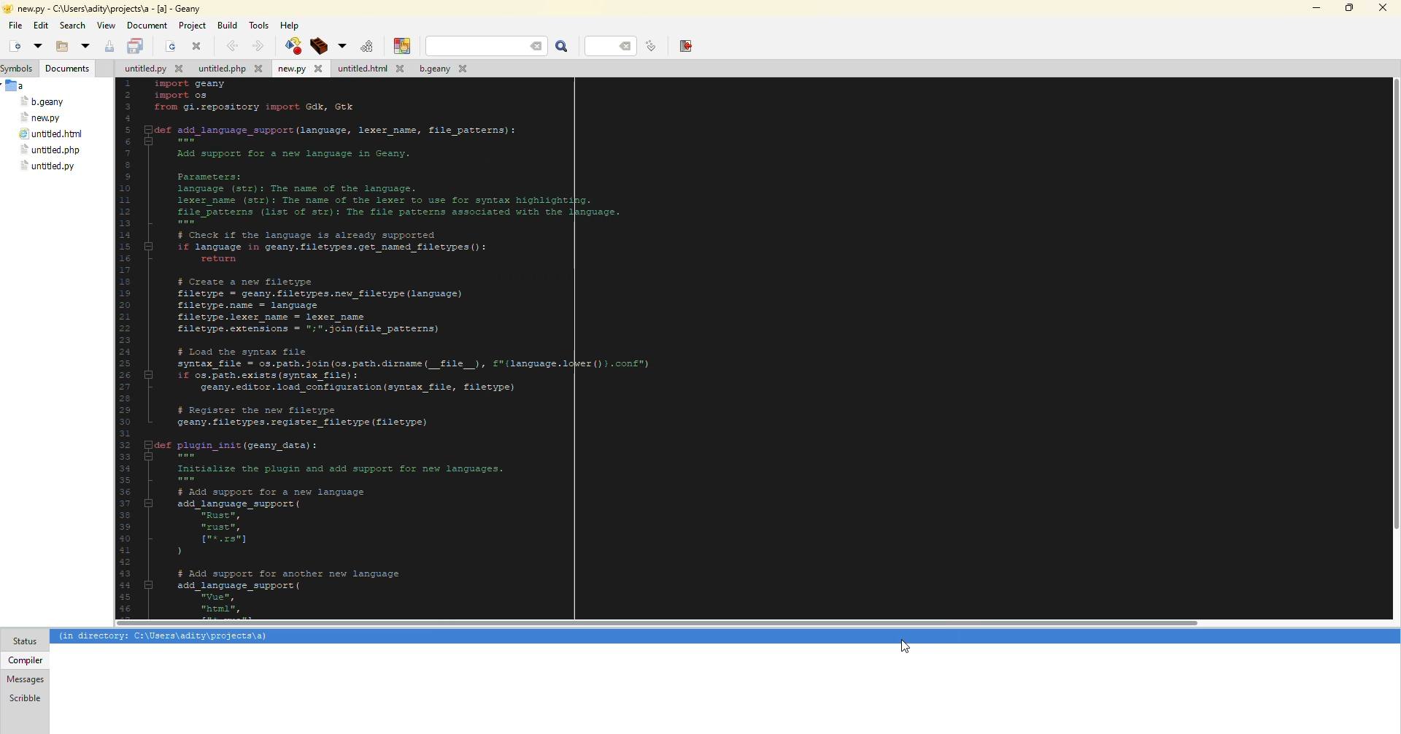 The width and height of the screenshot is (1401, 734). What do you see at coordinates (164, 637) in the screenshot?
I see `info` at bounding box center [164, 637].